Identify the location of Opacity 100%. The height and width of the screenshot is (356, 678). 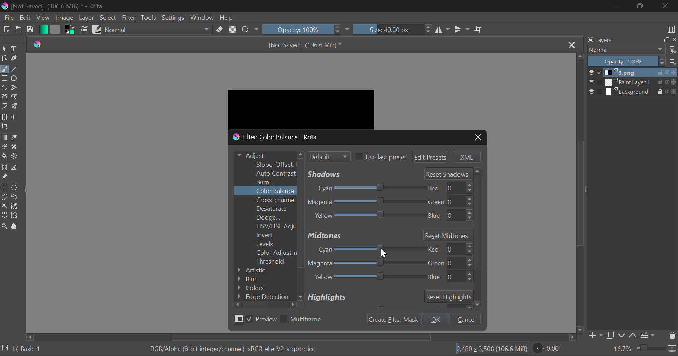
(307, 29).